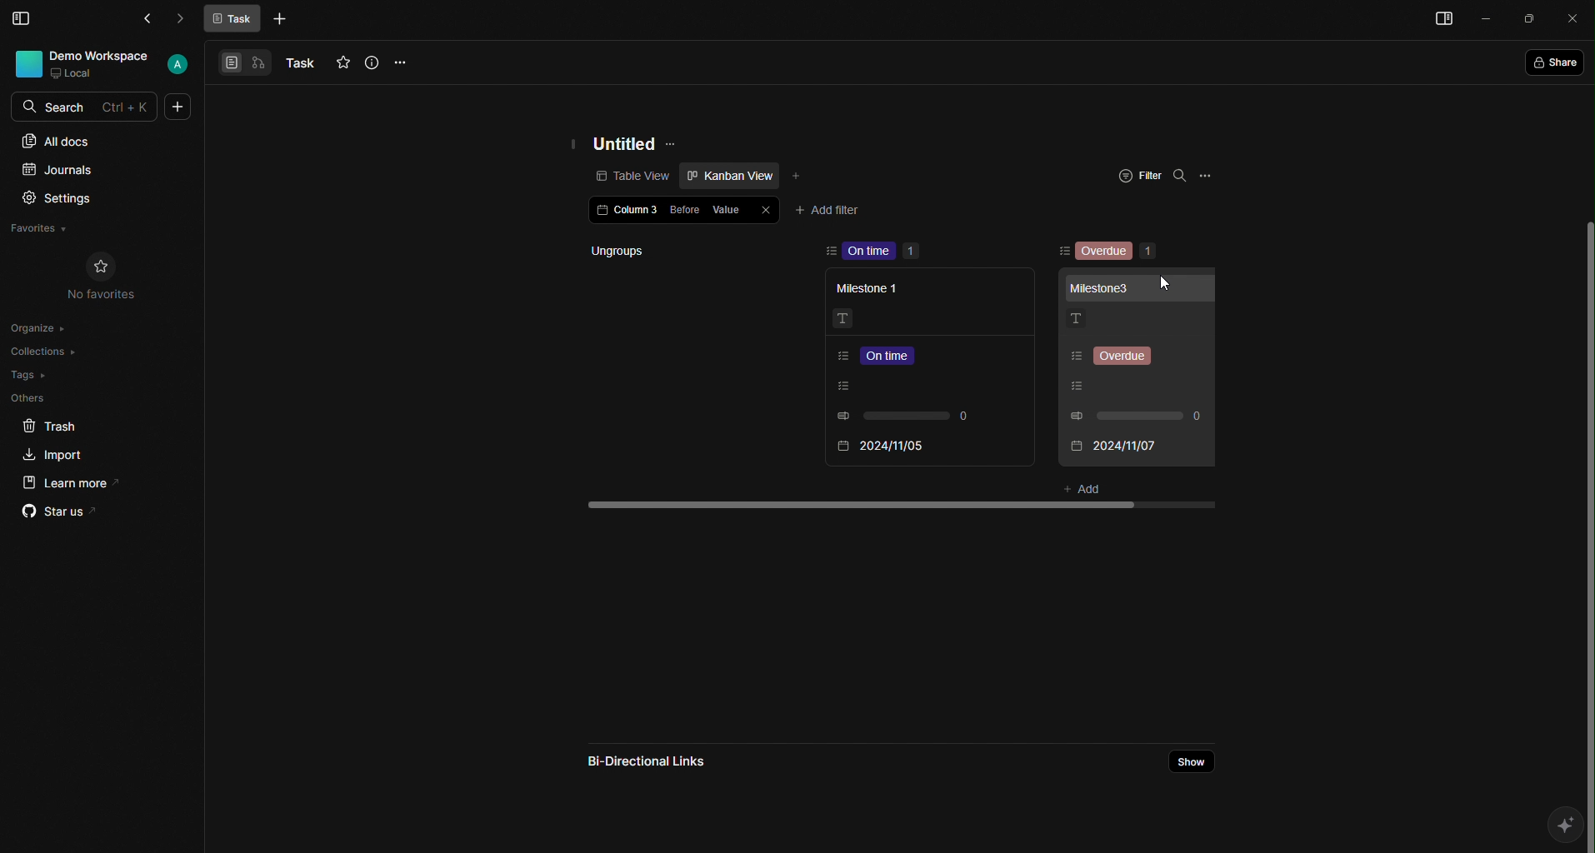 The image size is (1595, 853). Describe the element at coordinates (279, 21) in the screenshot. I see `More` at that location.